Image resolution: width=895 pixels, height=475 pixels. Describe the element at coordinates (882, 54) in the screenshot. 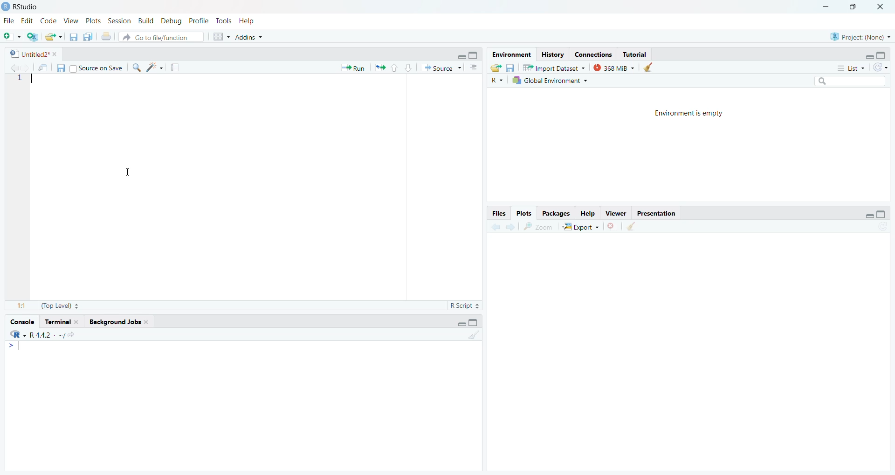

I see `maximise` at that location.